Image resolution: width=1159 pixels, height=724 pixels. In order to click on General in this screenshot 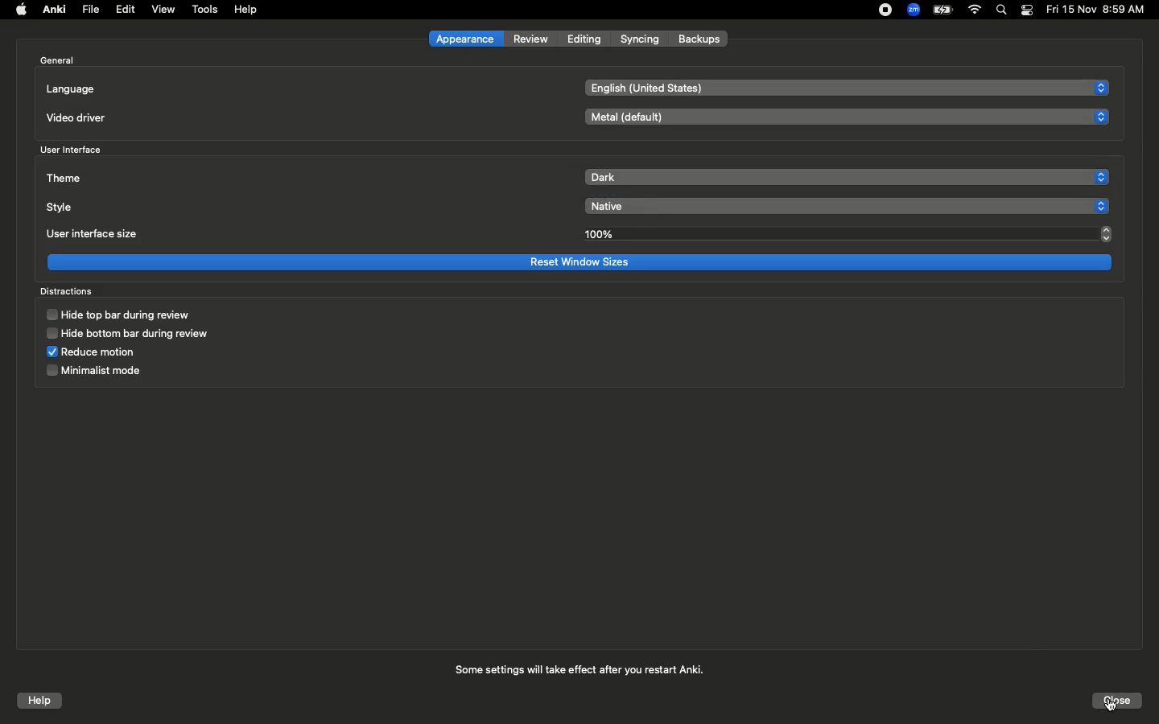, I will do `click(60, 58)`.